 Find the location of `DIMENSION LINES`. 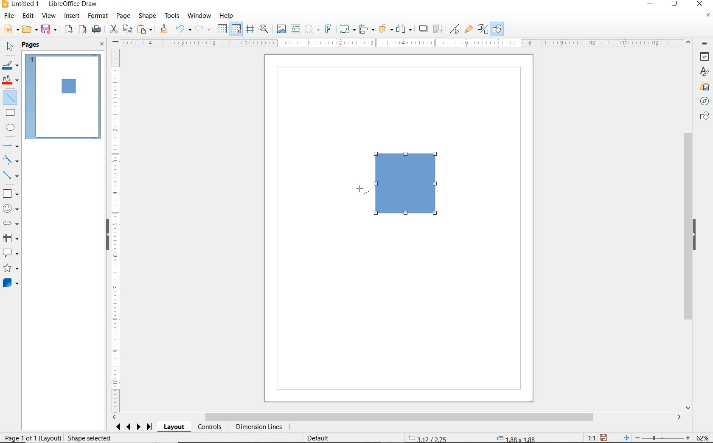

DIMENSION LINES is located at coordinates (258, 427).